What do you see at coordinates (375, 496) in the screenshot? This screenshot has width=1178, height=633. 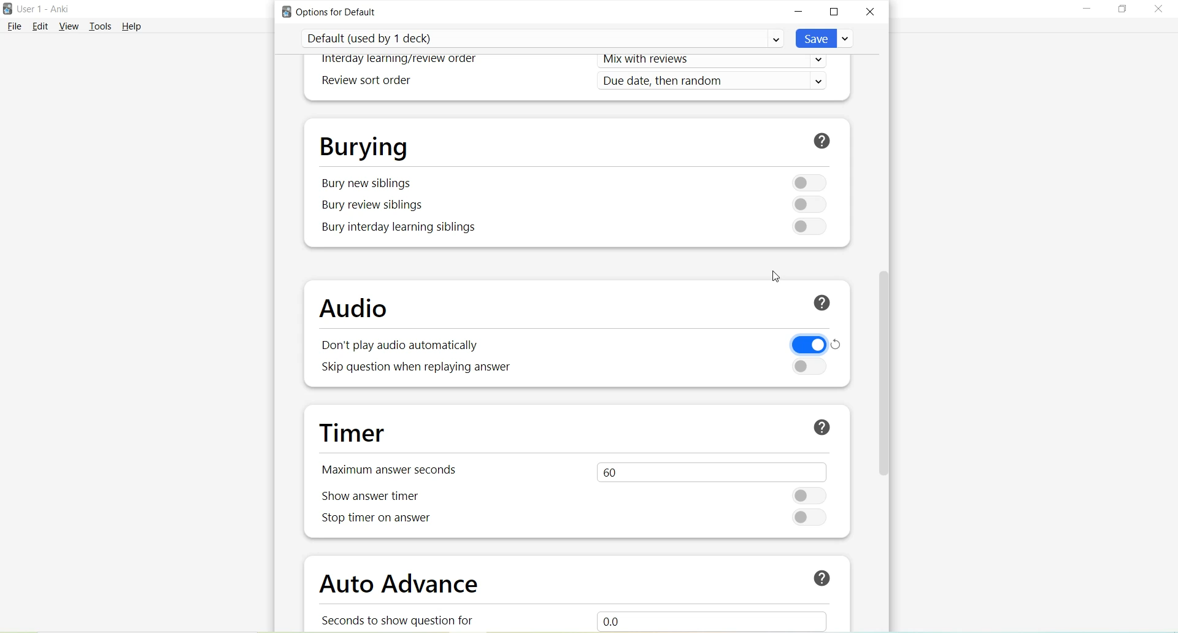 I see `Show answer timer` at bounding box center [375, 496].